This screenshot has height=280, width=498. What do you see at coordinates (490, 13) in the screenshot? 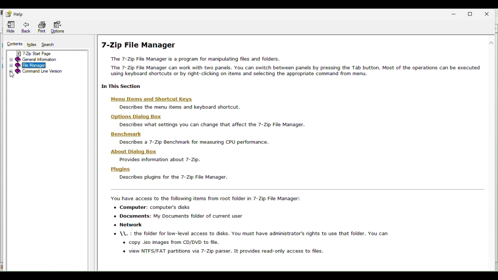
I see `Close` at bounding box center [490, 13].